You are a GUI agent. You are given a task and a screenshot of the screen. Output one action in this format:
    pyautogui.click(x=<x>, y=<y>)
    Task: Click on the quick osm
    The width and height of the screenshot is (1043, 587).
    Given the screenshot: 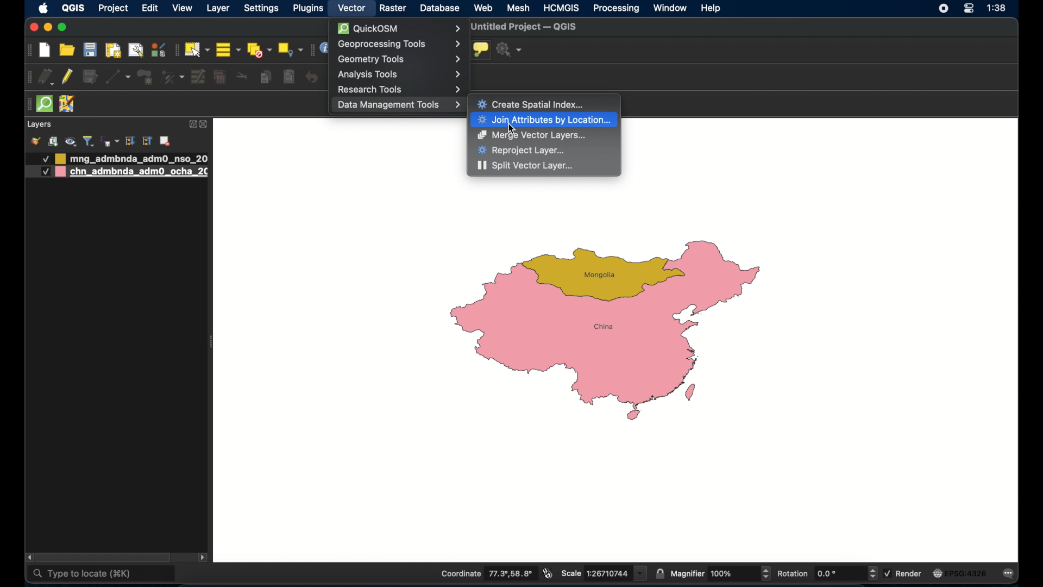 What is the action you would take?
    pyautogui.click(x=45, y=104)
    